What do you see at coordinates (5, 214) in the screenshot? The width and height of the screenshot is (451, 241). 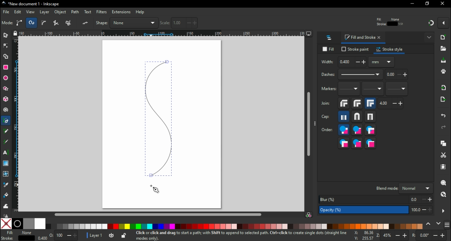 I see `` at bounding box center [5, 214].